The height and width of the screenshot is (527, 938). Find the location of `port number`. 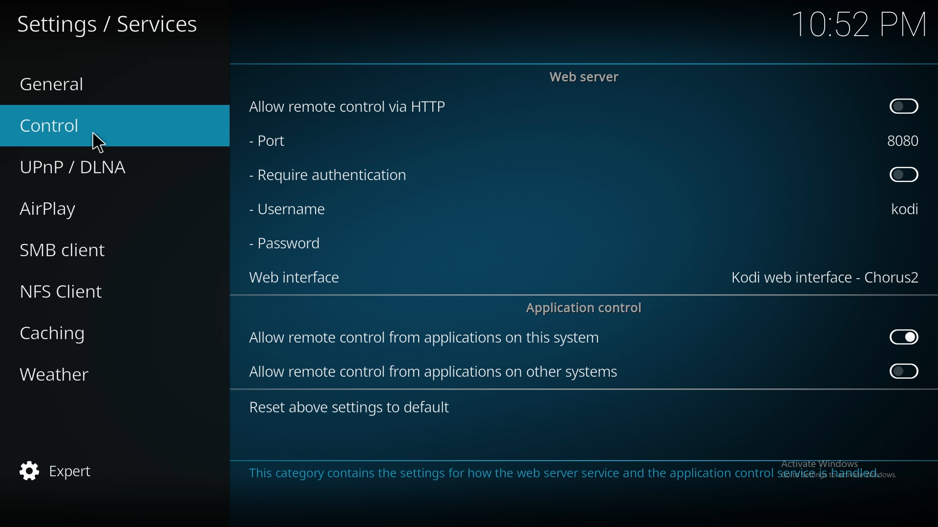

port number is located at coordinates (904, 141).